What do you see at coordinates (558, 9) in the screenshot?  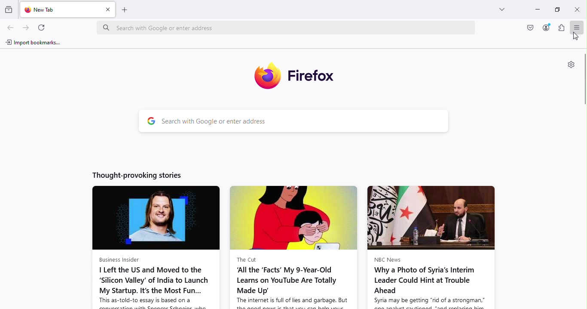 I see `Maximize` at bounding box center [558, 9].